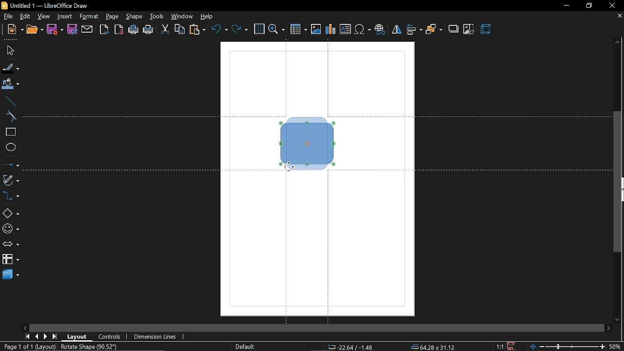  I want to click on export as pdf, so click(119, 29).